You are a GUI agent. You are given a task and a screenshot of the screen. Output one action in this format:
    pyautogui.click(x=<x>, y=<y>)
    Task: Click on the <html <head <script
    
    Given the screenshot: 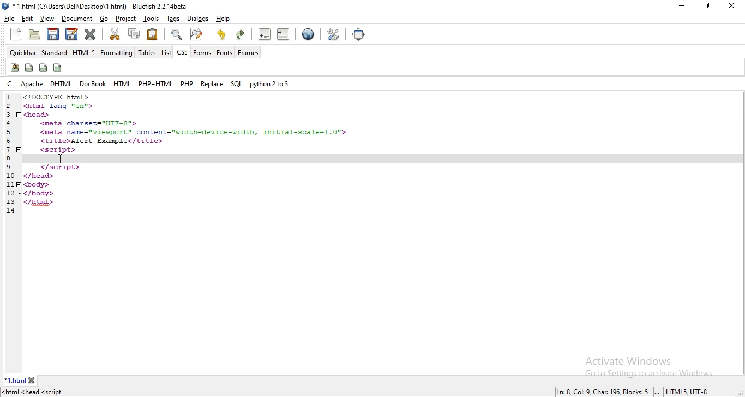 What is the action you would take?
    pyautogui.click(x=35, y=392)
    